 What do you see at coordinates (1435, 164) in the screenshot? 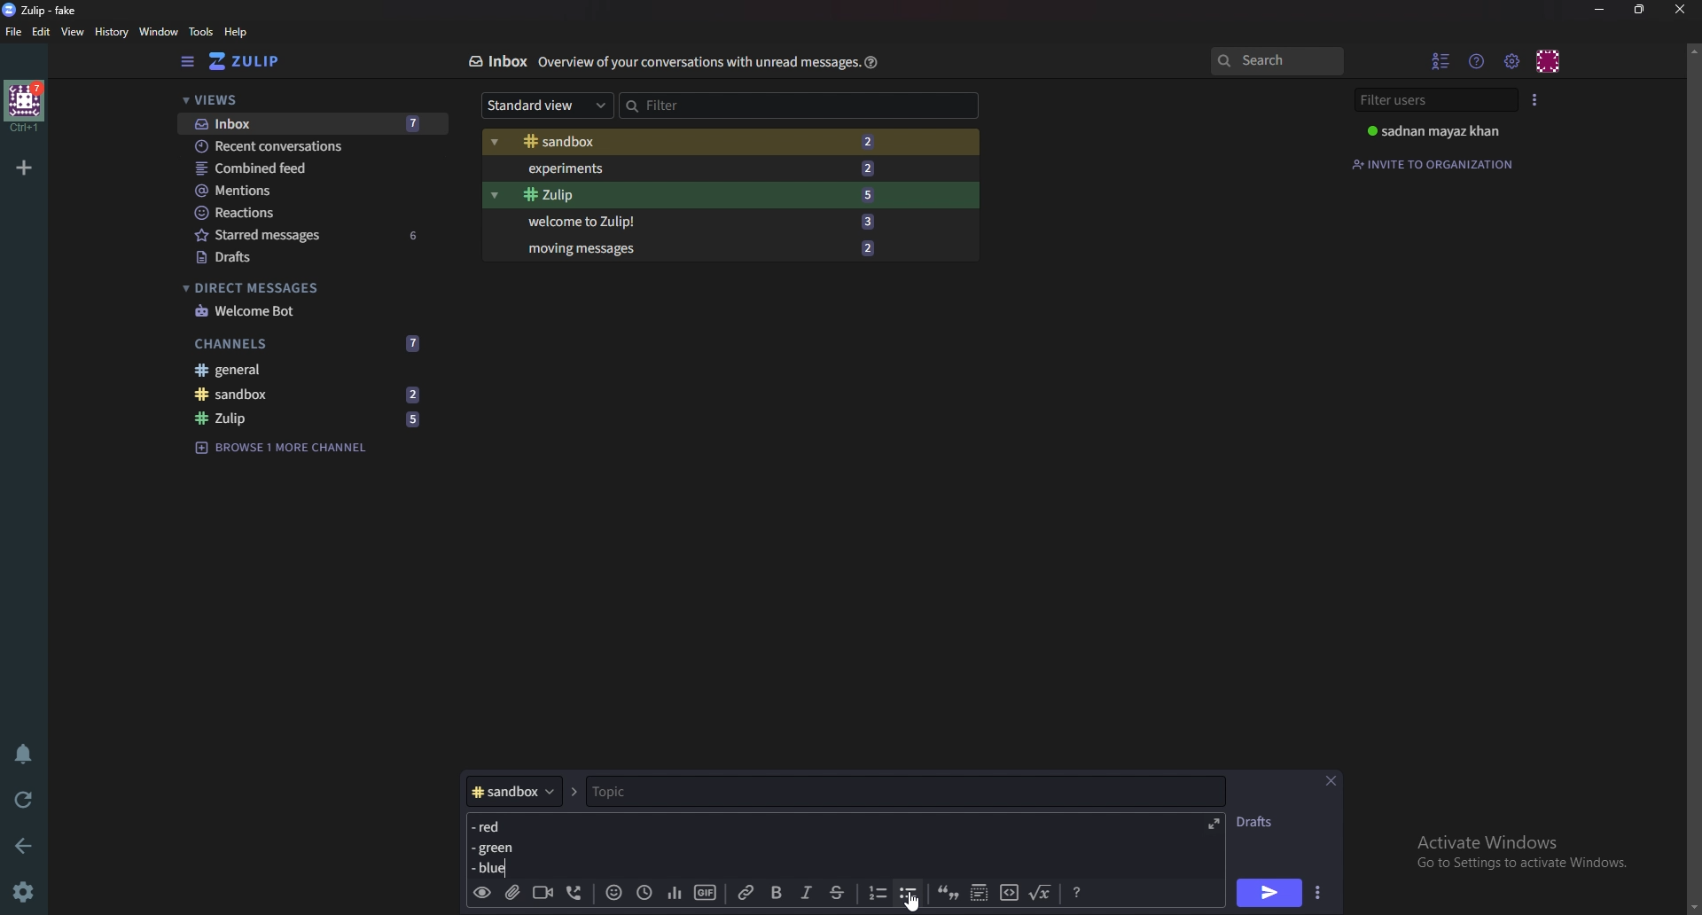
I see `Invite to organization` at bounding box center [1435, 164].